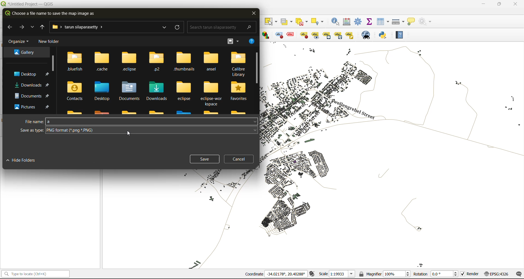 The width and height of the screenshot is (524, 279). What do you see at coordinates (426, 22) in the screenshot?
I see `no action` at bounding box center [426, 22].